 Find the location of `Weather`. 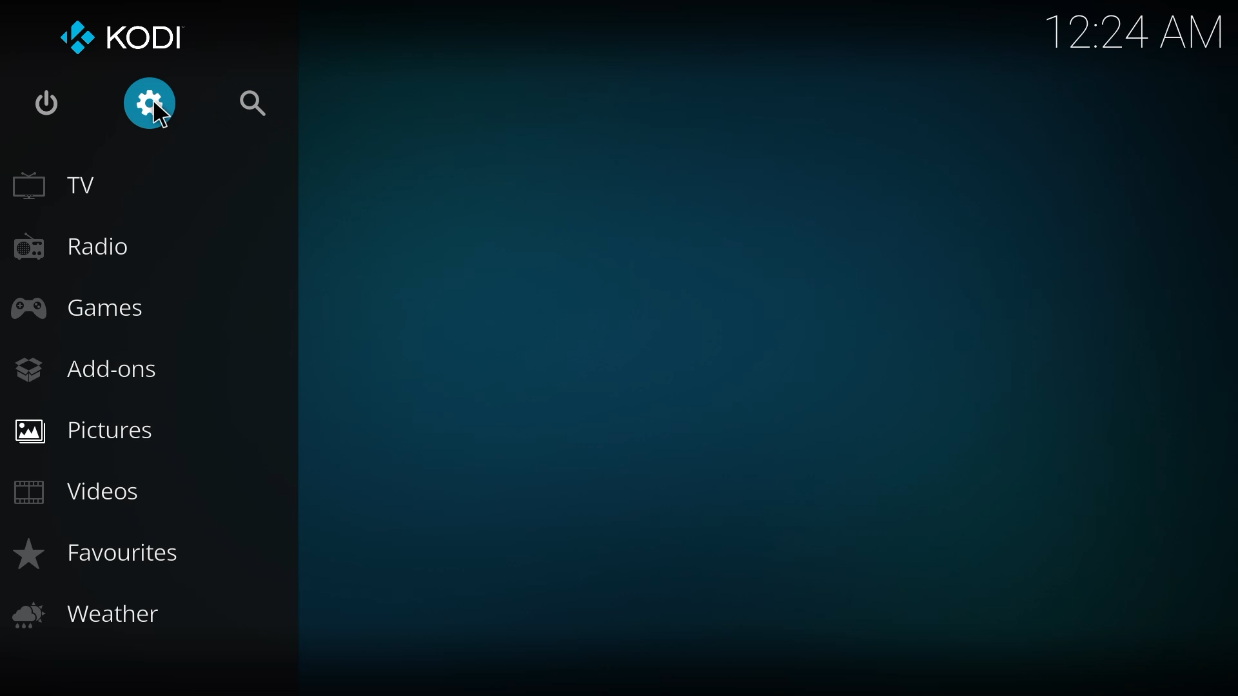

Weather is located at coordinates (88, 616).